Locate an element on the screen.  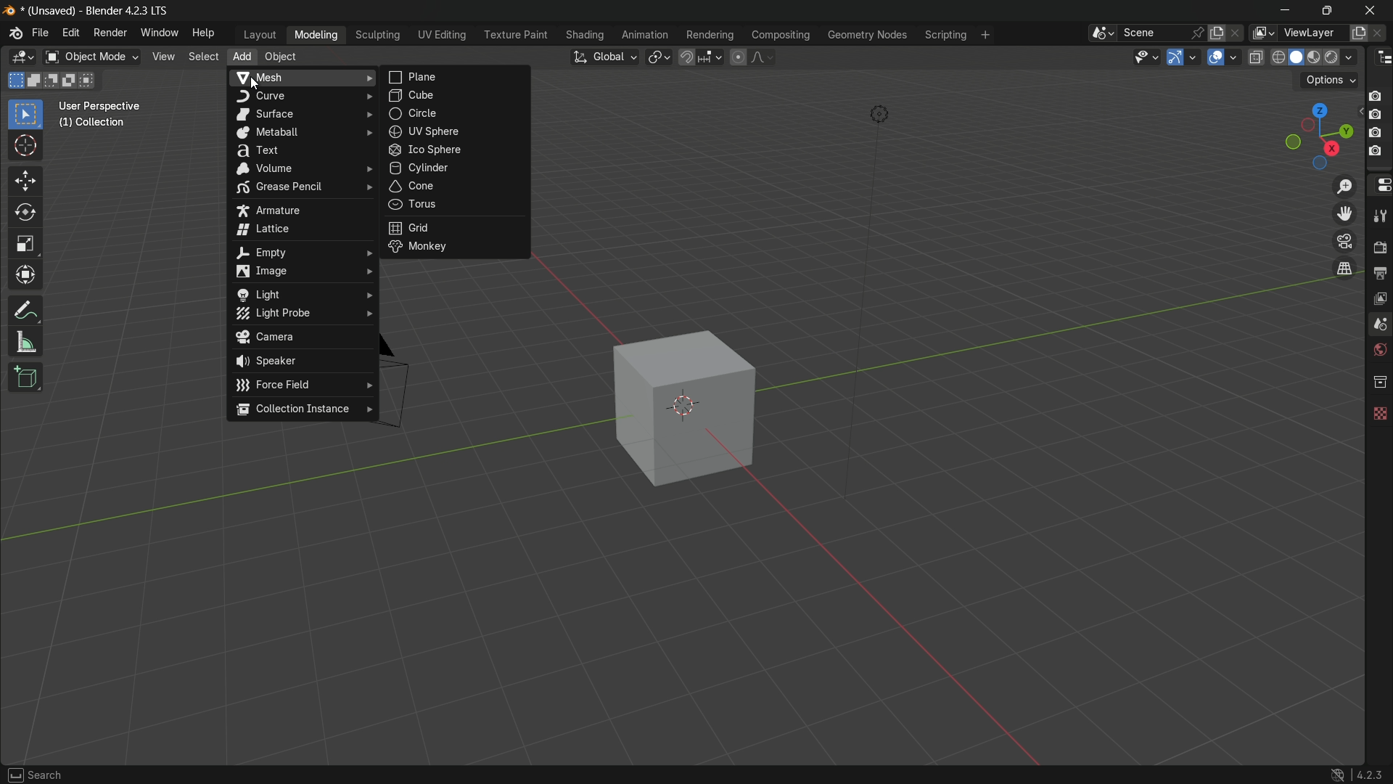
view menu is located at coordinates (164, 57).